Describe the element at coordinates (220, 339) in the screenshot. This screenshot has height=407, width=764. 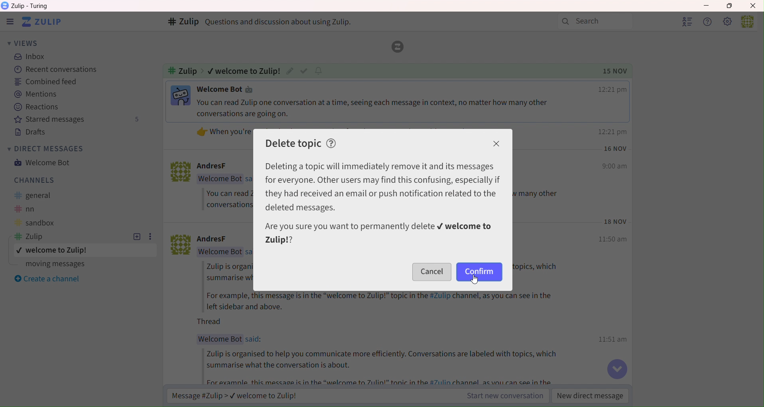
I see `Text` at that location.